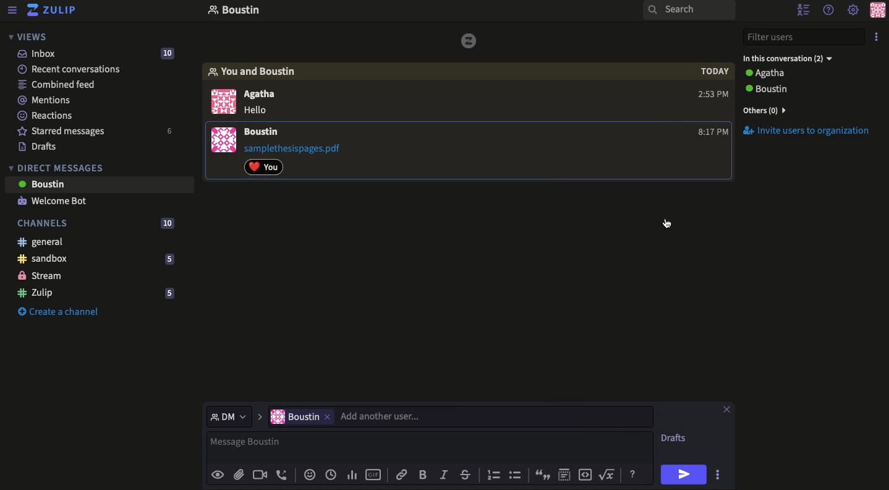  Describe the element at coordinates (443, 474) in the screenshot. I see `Italics` at that location.